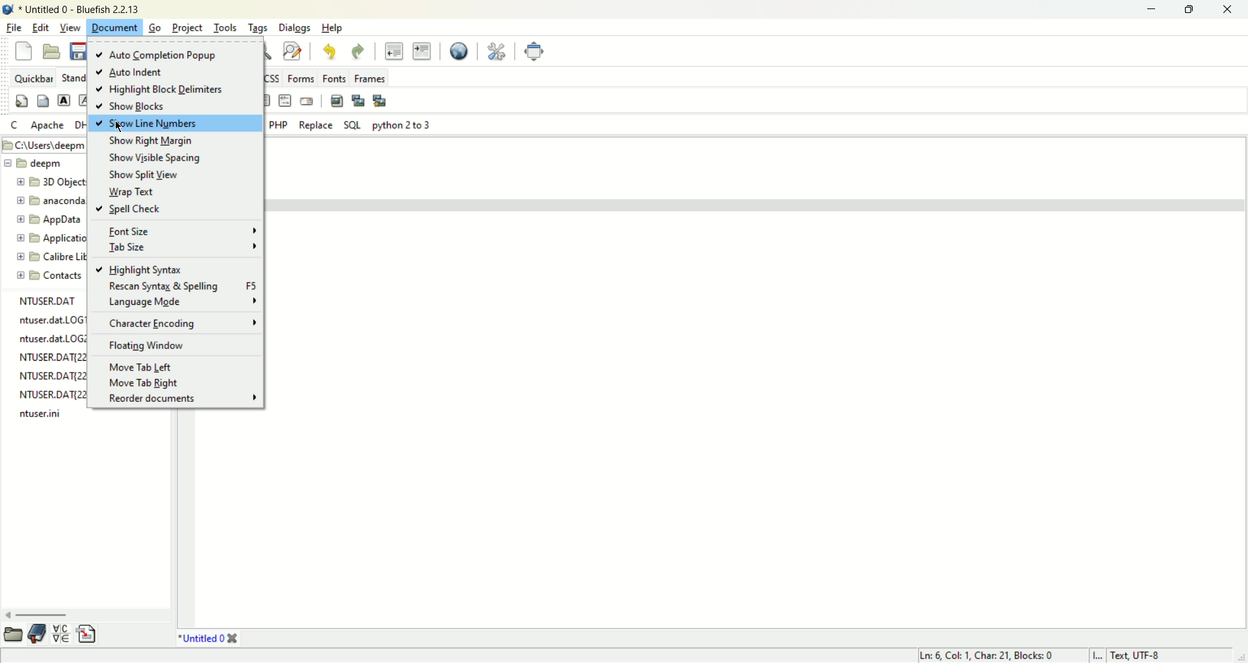 The width and height of the screenshot is (1248, 663). What do you see at coordinates (380, 99) in the screenshot?
I see `multi thumbnail` at bounding box center [380, 99].